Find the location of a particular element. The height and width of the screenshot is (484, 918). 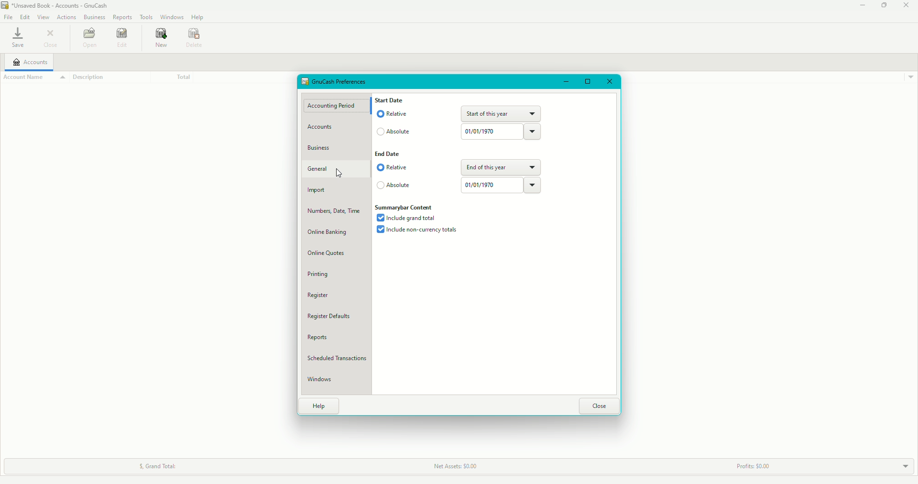

Reports is located at coordinates (123, 16).